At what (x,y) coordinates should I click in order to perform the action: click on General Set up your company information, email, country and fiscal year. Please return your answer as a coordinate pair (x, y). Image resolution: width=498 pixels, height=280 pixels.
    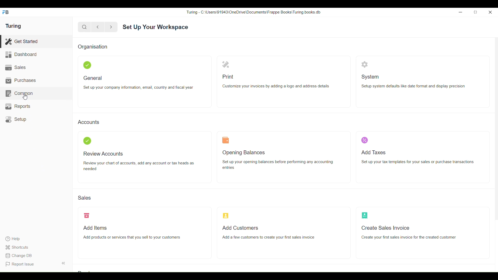
    Looking at the image, I should click on (138, 82).